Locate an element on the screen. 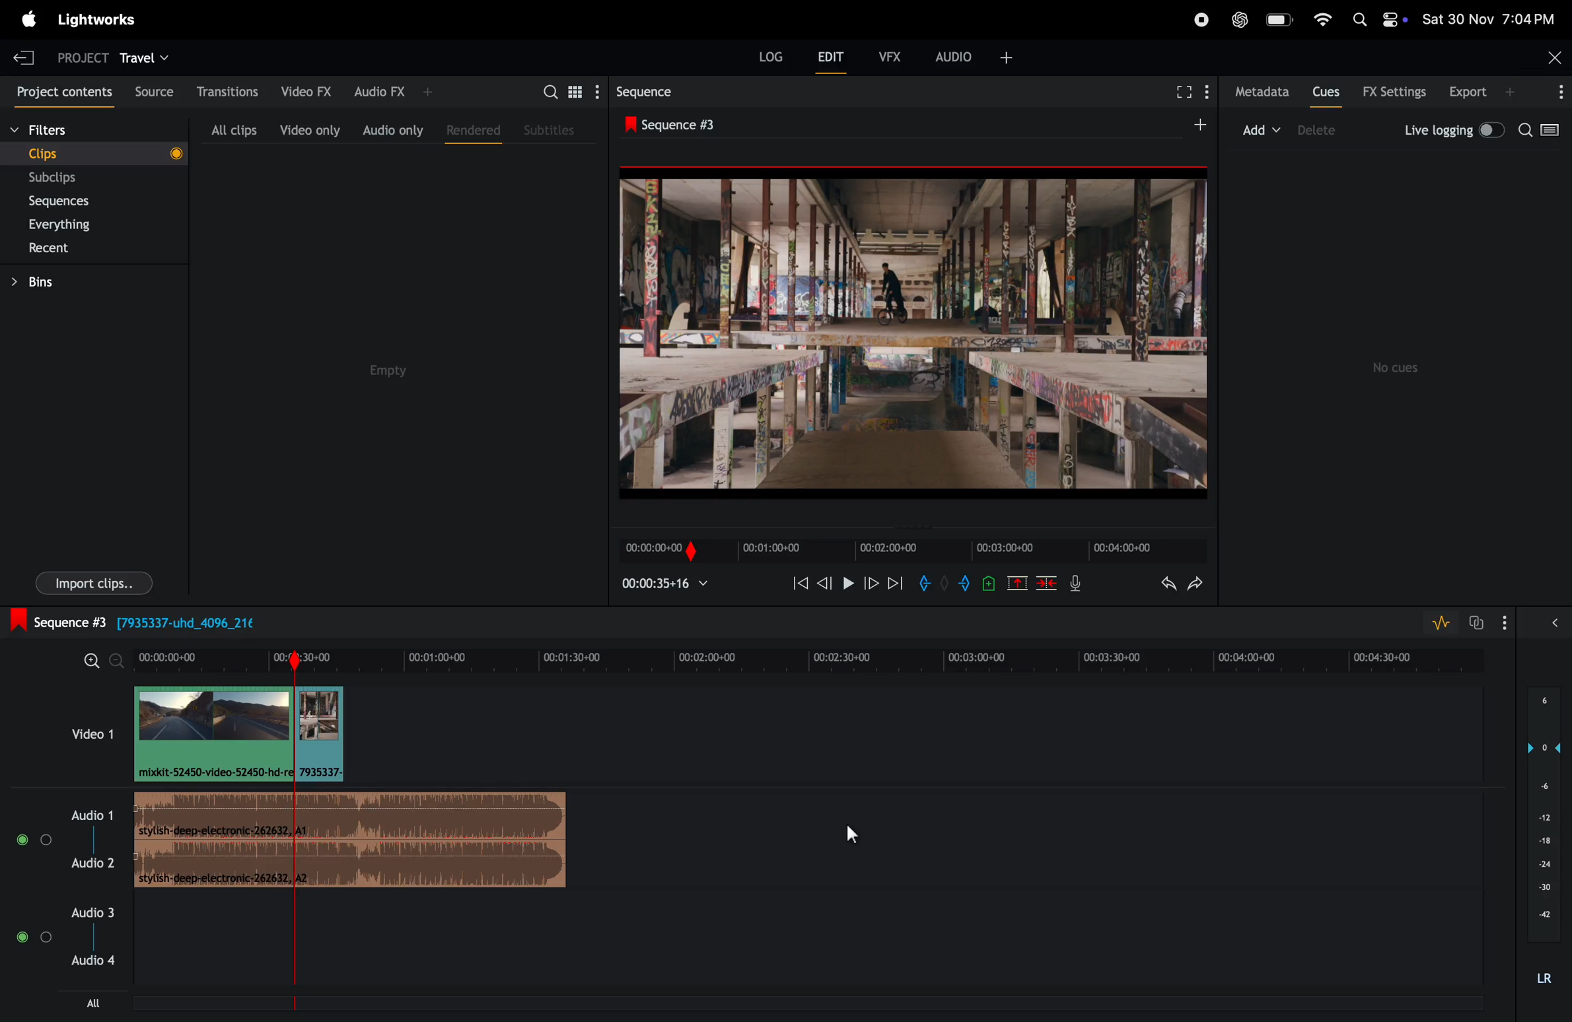  -42 (layers) is located at coordinates (1540, 916).